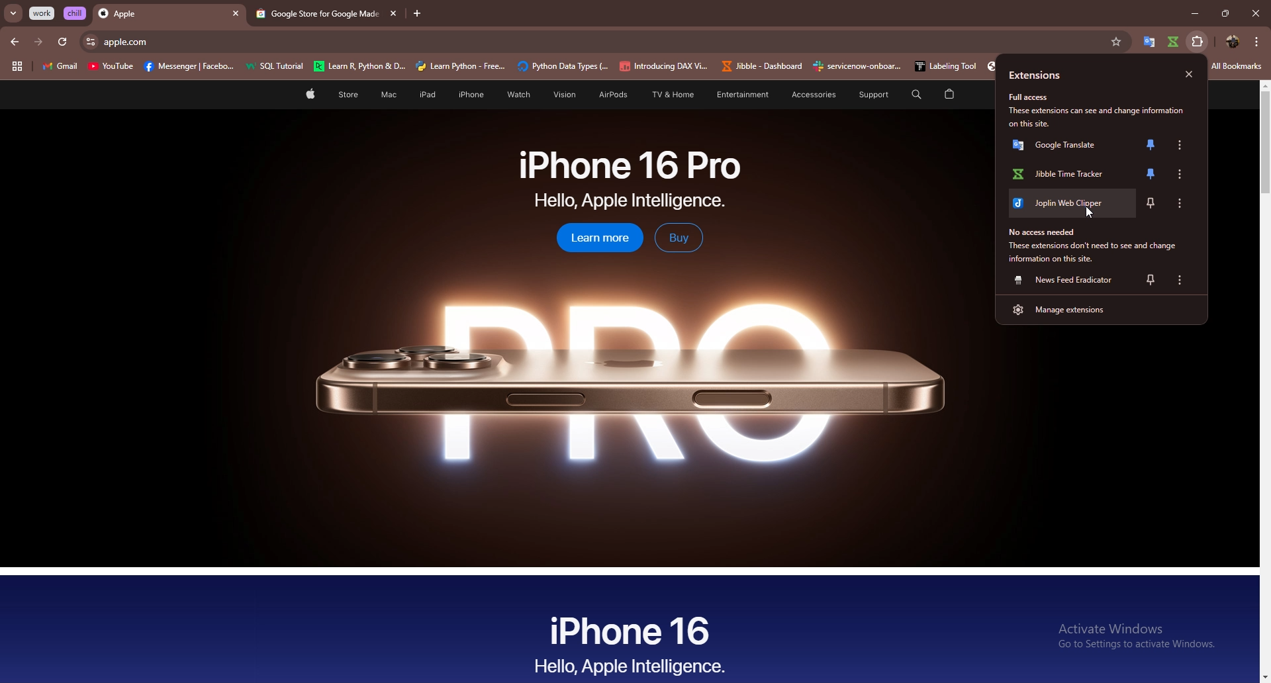 Image resolution: width=1271 pixels, height=683 pixels. I want to click on YouTube, so click(111, 68).